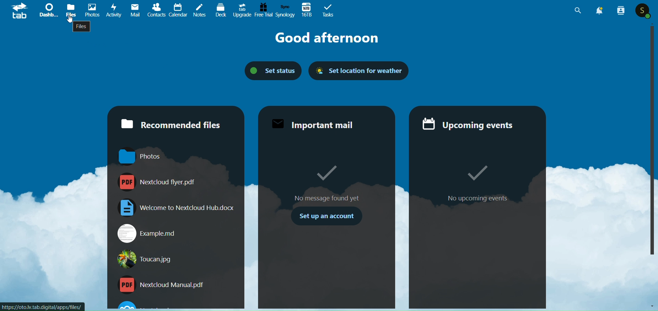  What do you see at coordinates (242, 11) in the screenshot?
I see `upgrade` at bounding box center [242, 11].